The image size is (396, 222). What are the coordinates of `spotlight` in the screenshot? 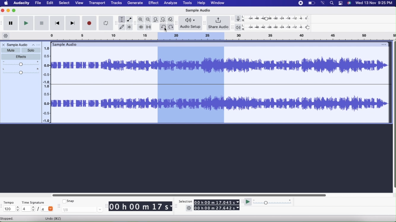 It's located at (332, 3).